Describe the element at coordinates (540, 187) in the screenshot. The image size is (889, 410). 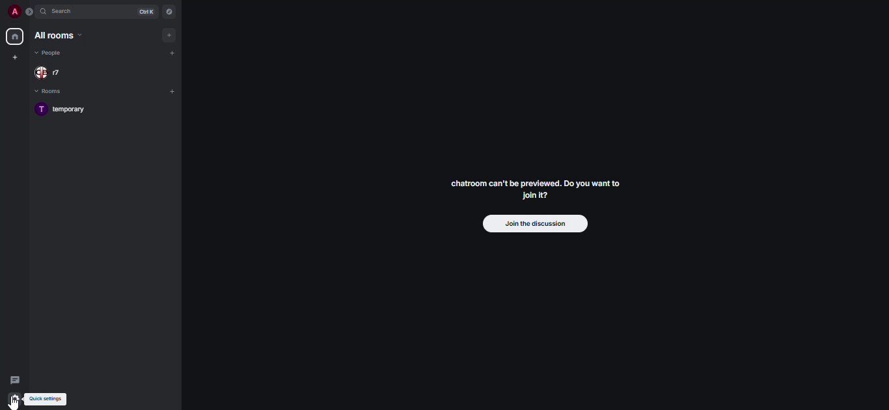
I see `chatroom can't be previewed. Join it?` at that location.